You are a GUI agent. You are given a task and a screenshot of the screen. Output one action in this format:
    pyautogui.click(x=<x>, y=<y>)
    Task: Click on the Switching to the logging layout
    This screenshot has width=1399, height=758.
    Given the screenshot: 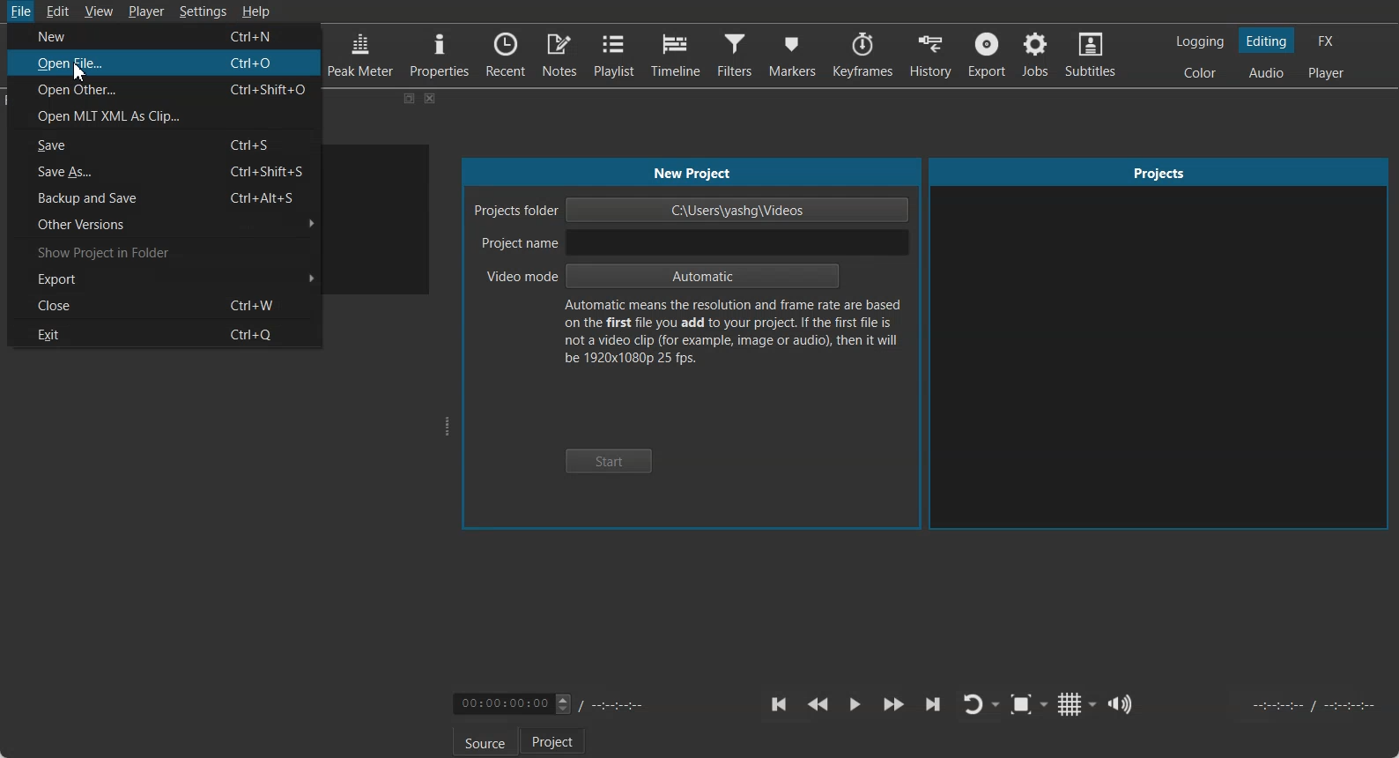 What is the action you would take?
    pyautogui.click(x=1200, y=41)
    